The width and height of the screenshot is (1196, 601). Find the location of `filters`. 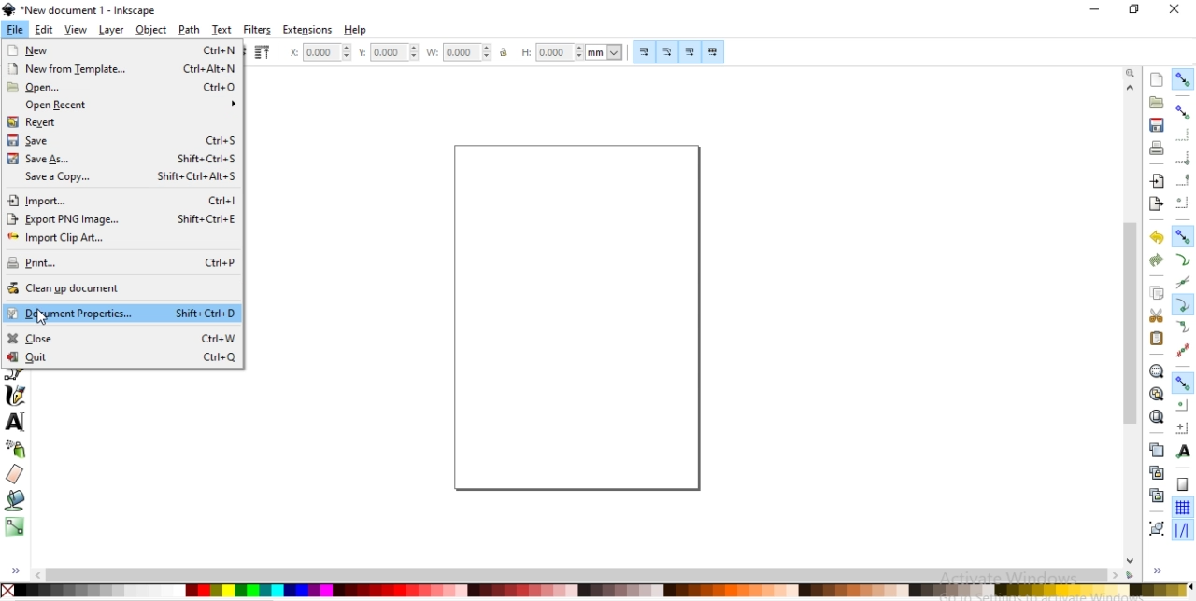

filters is located at coordinates (258, 30).